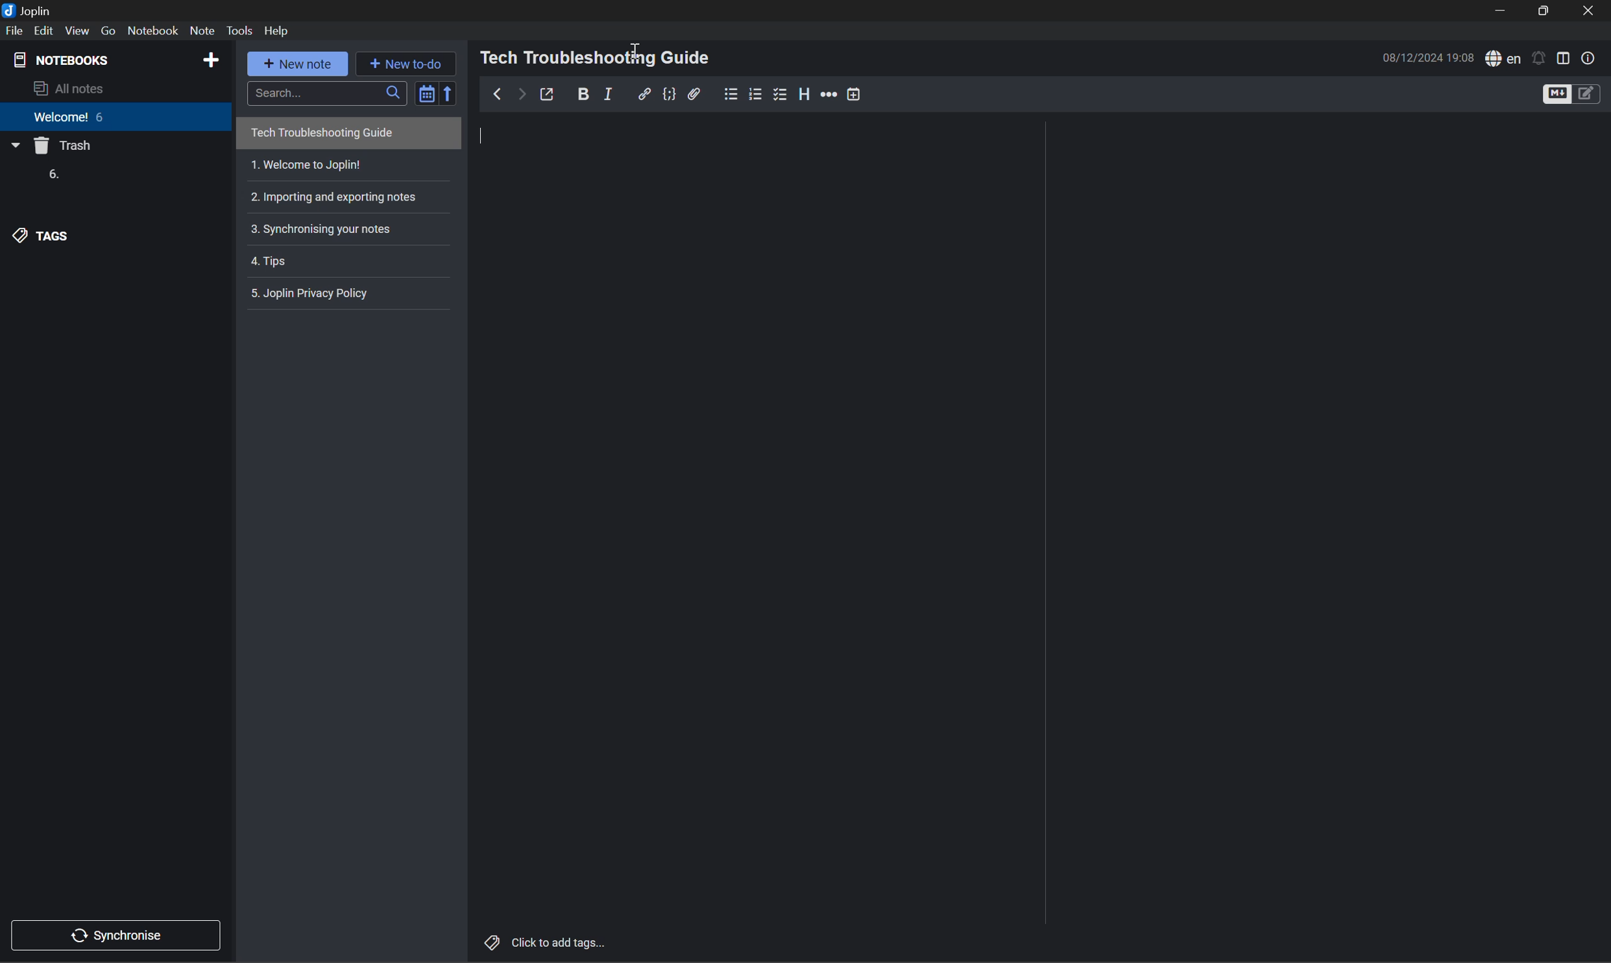 This screenshot has height=963, width=1611. What do you see at coordinates (64, 58) in the screenshot?
I see `NOTEBOOKS` at bounding box center [64, 58].